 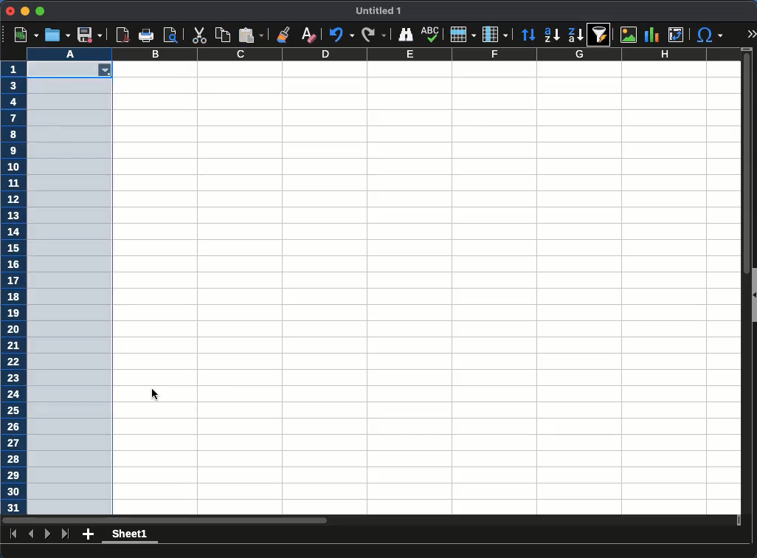 I want to click on next sheet, so click(x=46, y=534).